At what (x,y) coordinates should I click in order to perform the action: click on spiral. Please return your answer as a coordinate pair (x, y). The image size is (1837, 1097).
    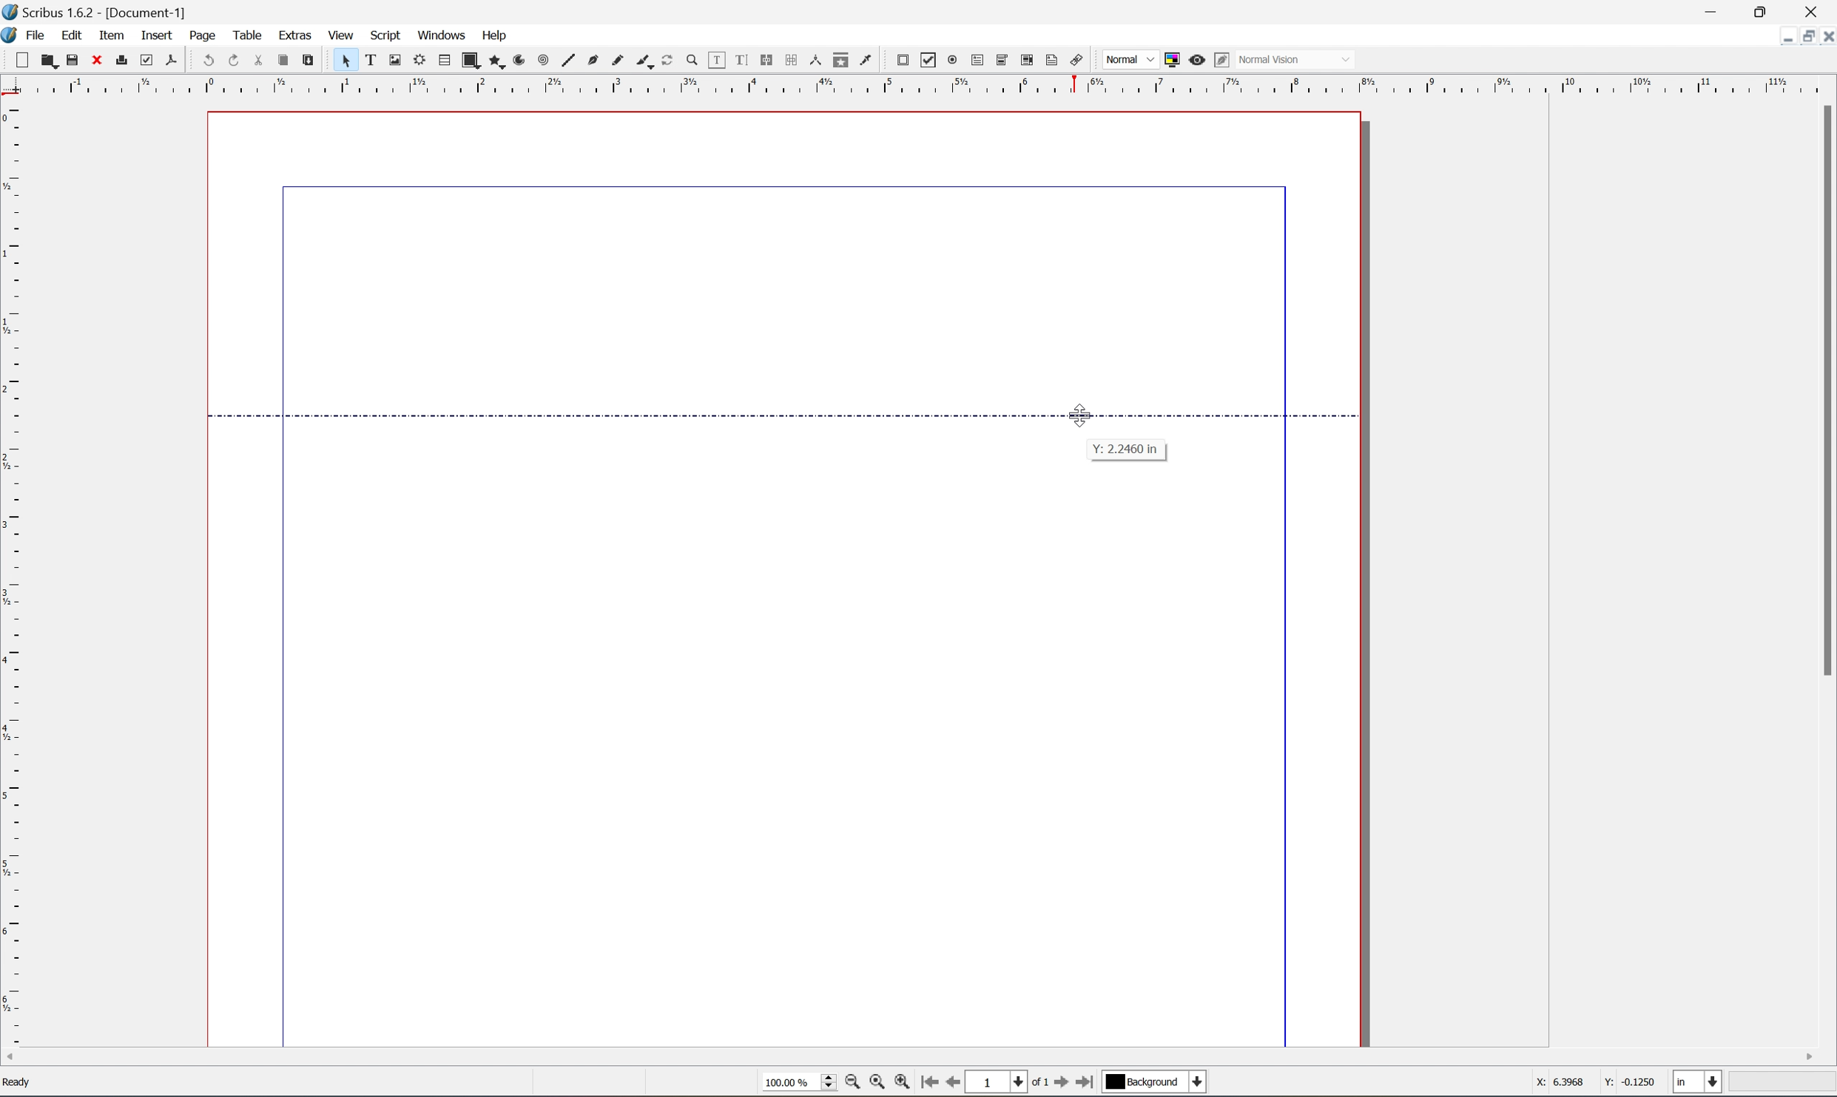
    Looking at the image, I should click on (543, 61).